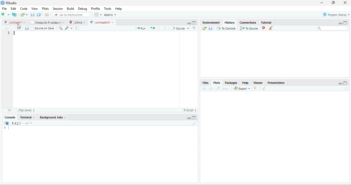  I want to click on Plots, so click(217, 82).